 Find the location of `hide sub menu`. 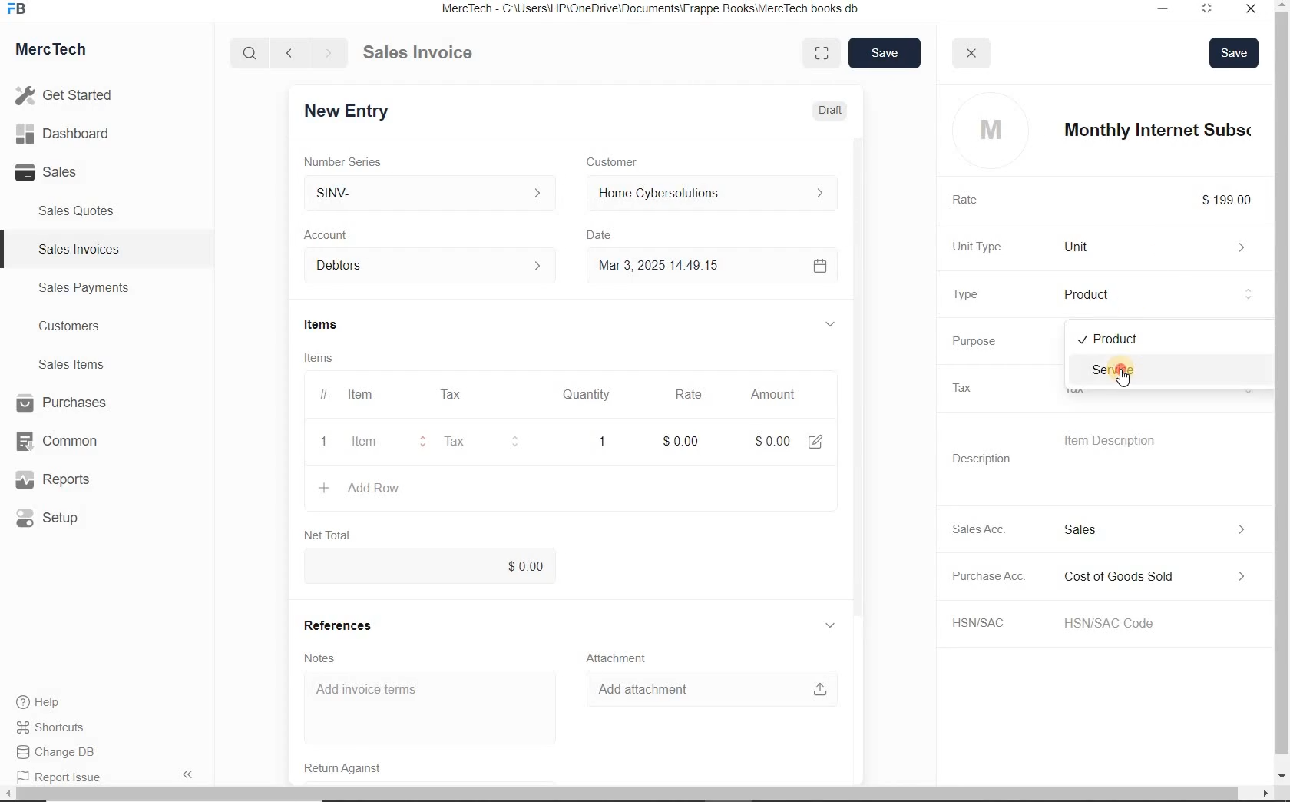

hide sub menu is located at coordinates (838, 325).